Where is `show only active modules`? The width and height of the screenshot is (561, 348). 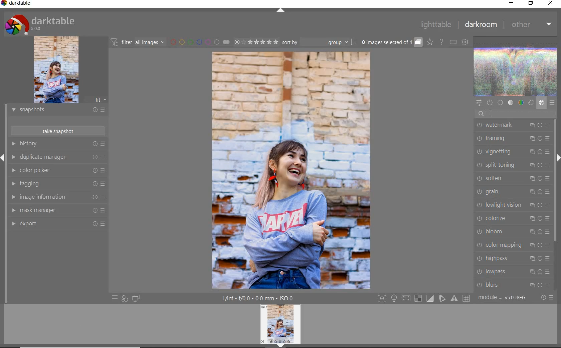 show only active modules is located at coordinates (490, 103).